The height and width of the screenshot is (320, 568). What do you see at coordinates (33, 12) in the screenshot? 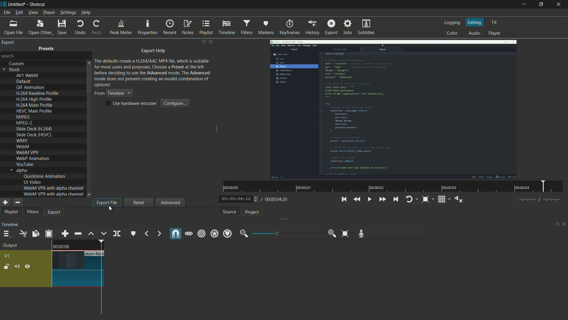
I see `view menu` at bounding box center [33, 12].